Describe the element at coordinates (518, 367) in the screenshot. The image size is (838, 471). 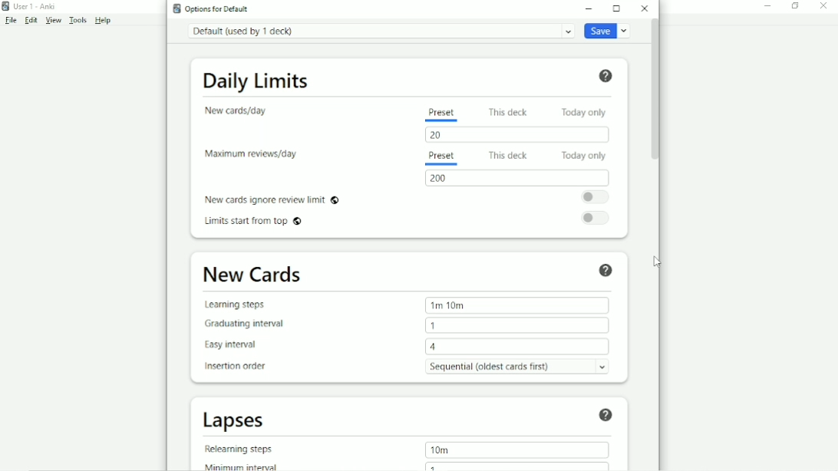
I see `Sequential (oldest cards first)` at that location.